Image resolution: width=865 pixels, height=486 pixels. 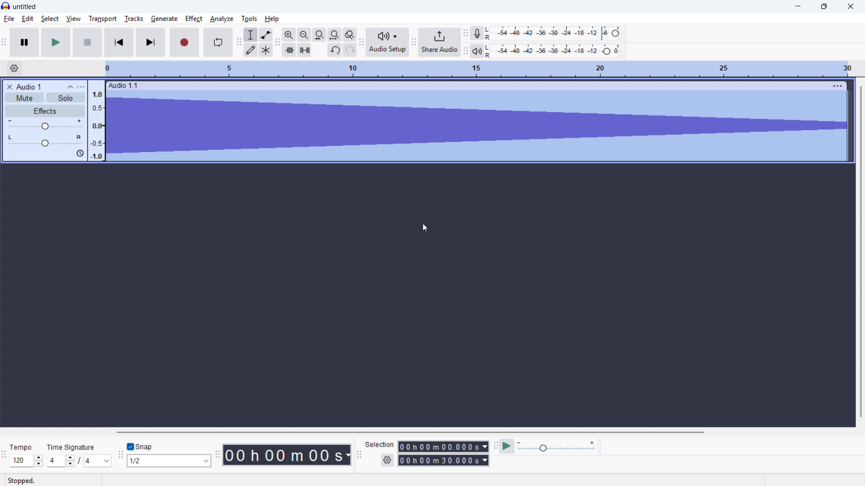 I want to click on tempo, so click(x=23, y=447).